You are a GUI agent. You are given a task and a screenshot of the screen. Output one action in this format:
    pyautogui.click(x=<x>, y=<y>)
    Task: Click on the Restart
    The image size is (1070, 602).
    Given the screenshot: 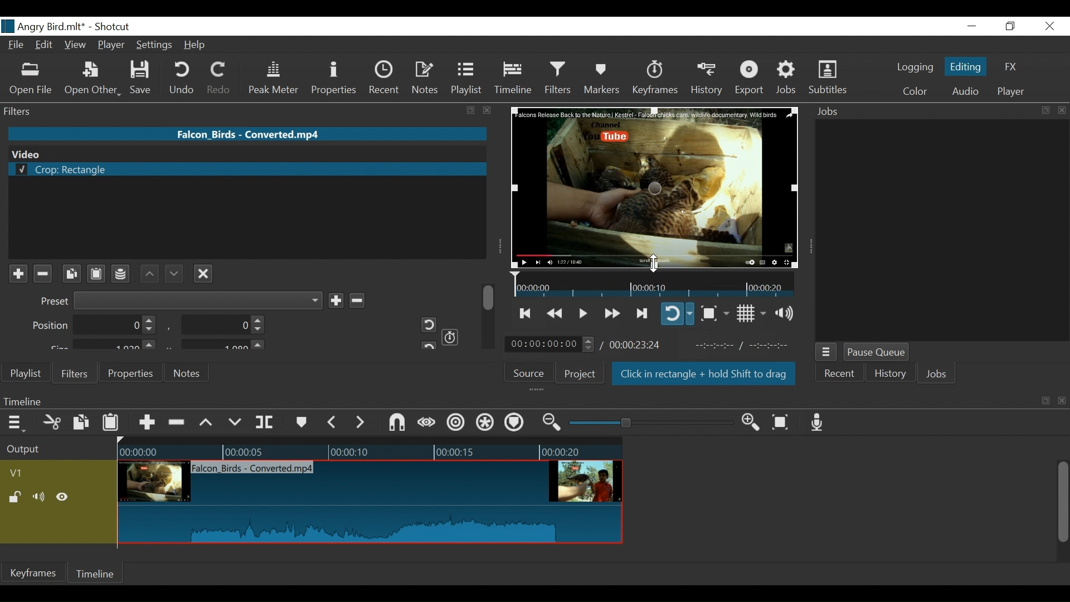 What is the action you would take?
    pyautogui.click(x=425, y=324)
    